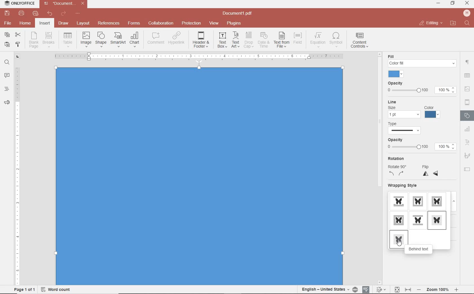 This screenshot has width=474, height=294. What do you see at coordinates (459, 218) in the screenshot?
I see `scrollbar` at bounding box center [459, 218].